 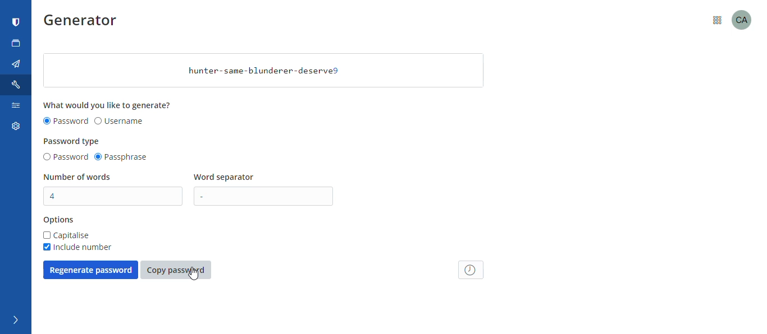 I want to click on menu, so click(x=717, y=19).